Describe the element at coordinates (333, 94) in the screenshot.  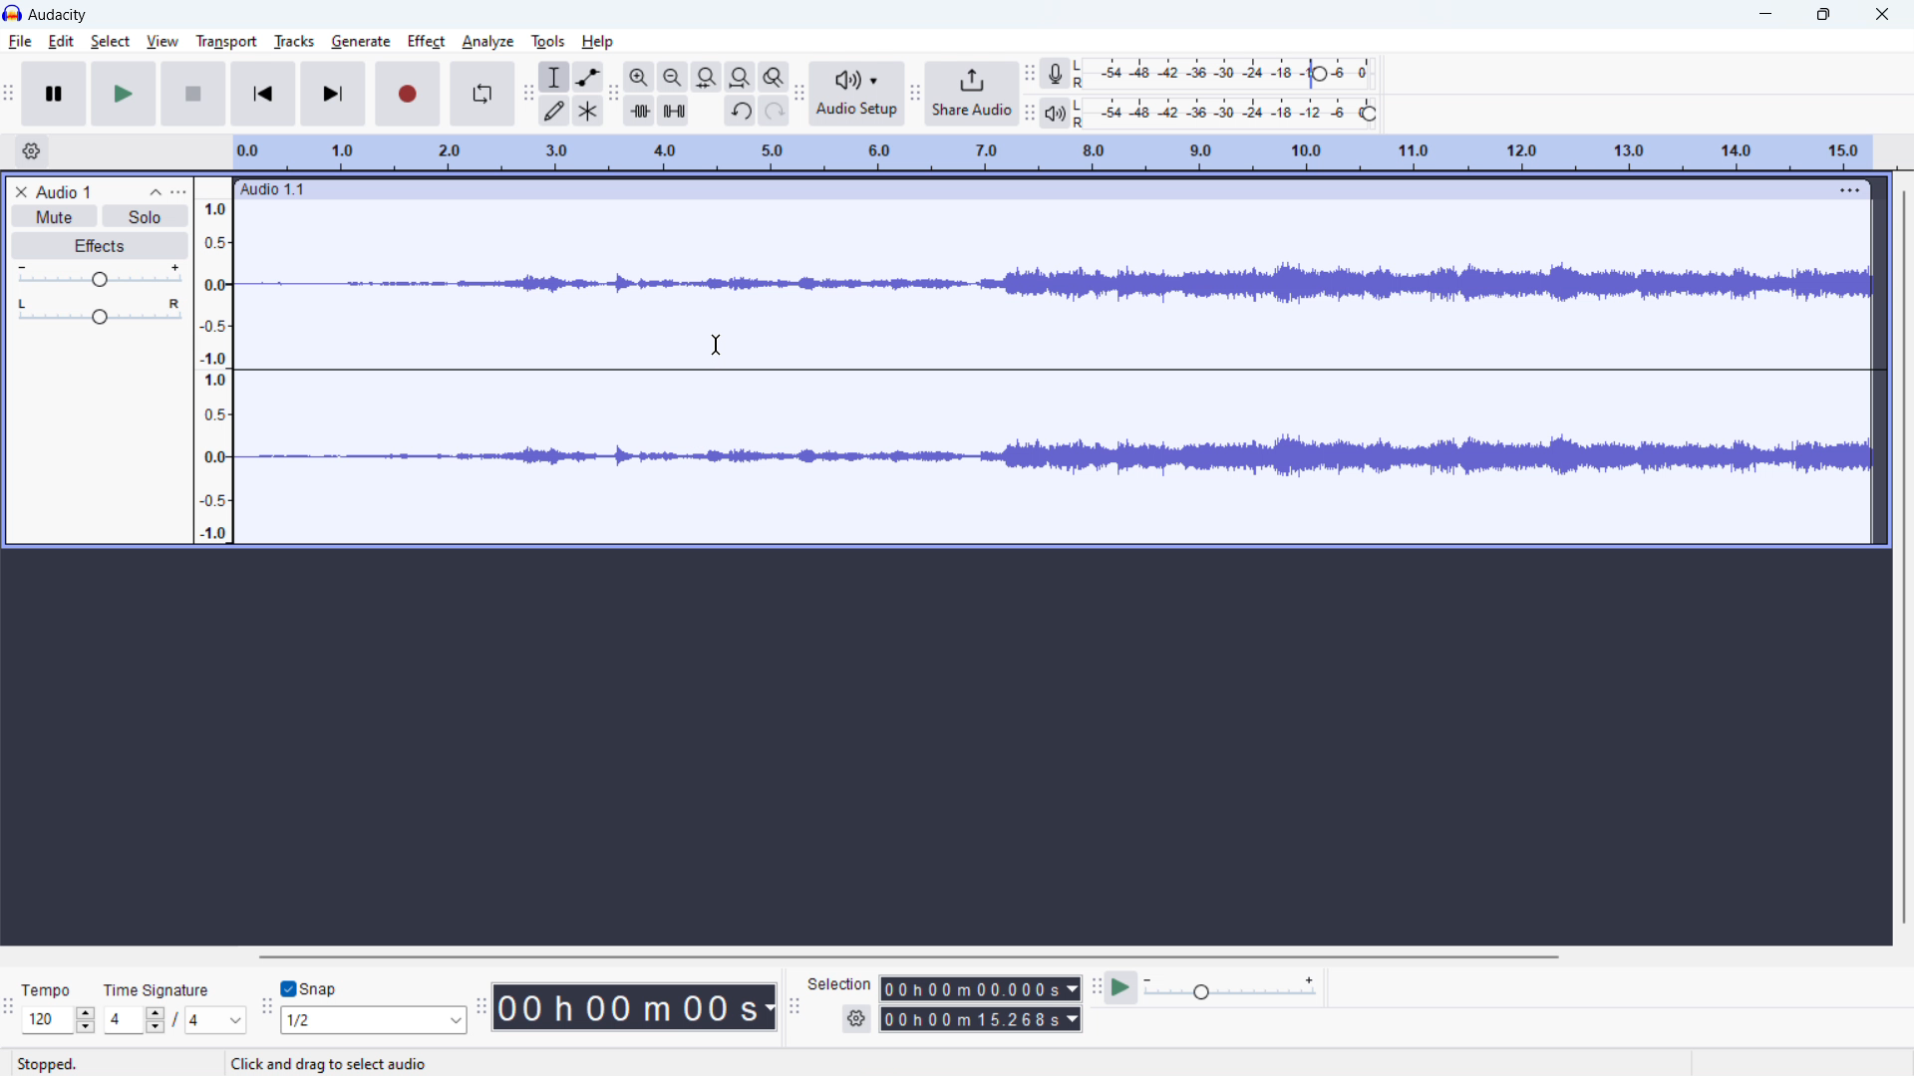
I see `skip to end` at that location.